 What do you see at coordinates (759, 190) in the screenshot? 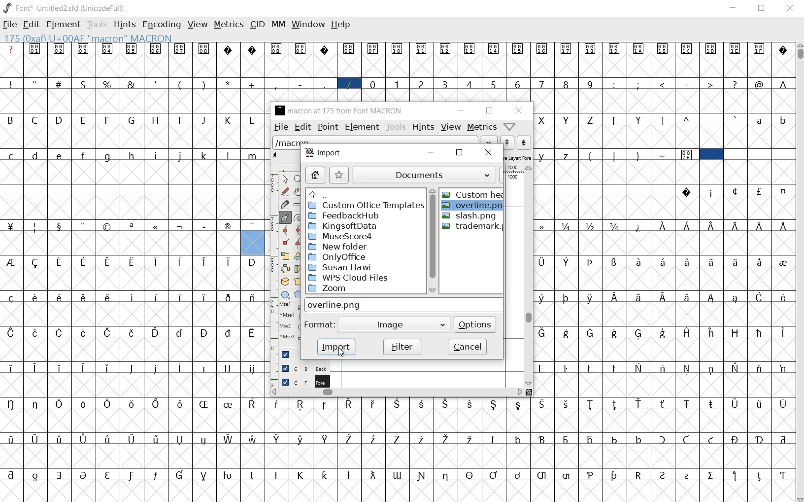
I see `Symbol` at bounding box center [759, 190].